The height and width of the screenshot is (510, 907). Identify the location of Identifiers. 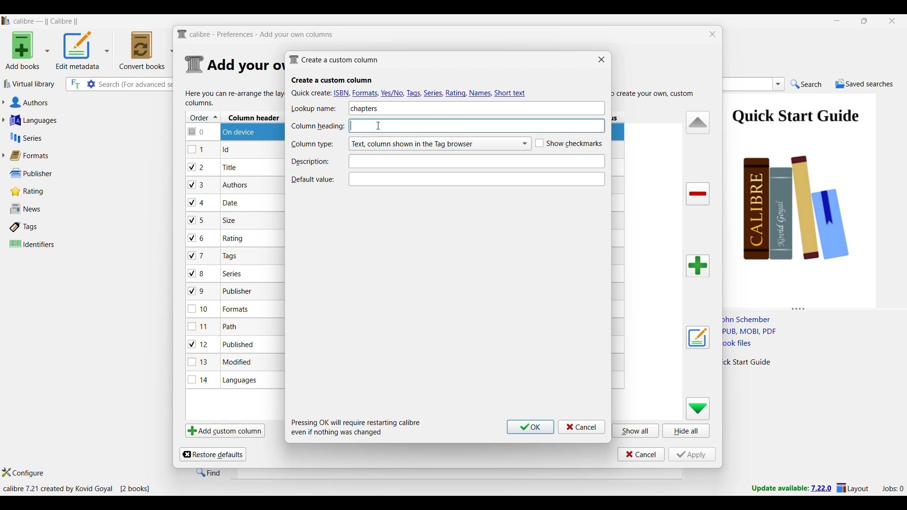
(46, 244).